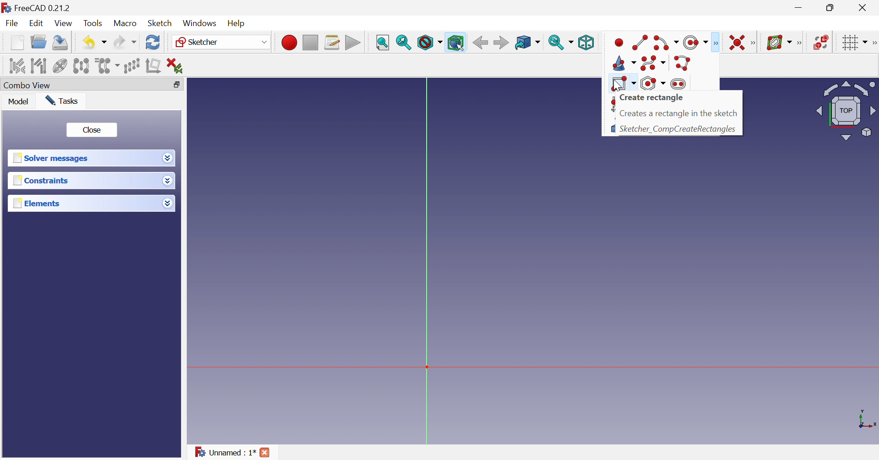 This screenshot has height=460, width=879. What do you see at coordinates (678, 112) in the screenshot?
I see `Creates a rectangle in the sketch` at bounding box center [678, 112].